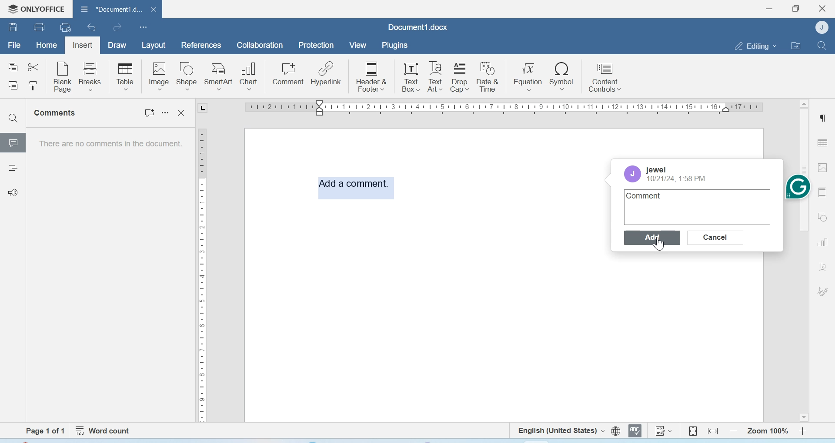  I want to click on Comments, so click(57, 113).